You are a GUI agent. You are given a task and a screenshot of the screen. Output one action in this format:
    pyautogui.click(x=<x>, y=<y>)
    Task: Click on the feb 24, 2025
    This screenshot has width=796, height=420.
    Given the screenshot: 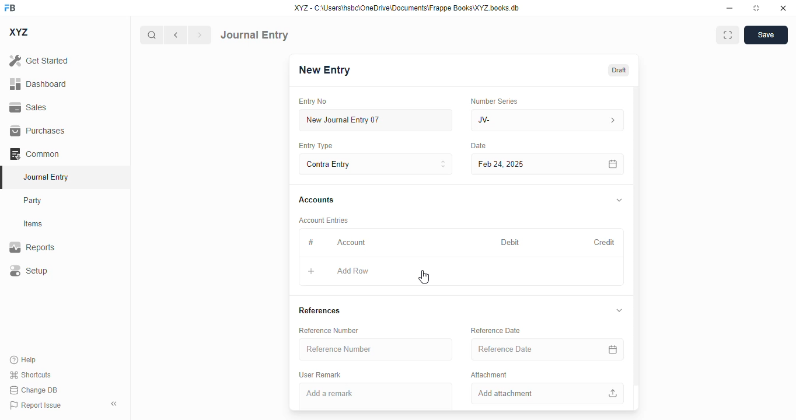 What is the action you would take?
    pyautogui.click(x=522, y=164)
    